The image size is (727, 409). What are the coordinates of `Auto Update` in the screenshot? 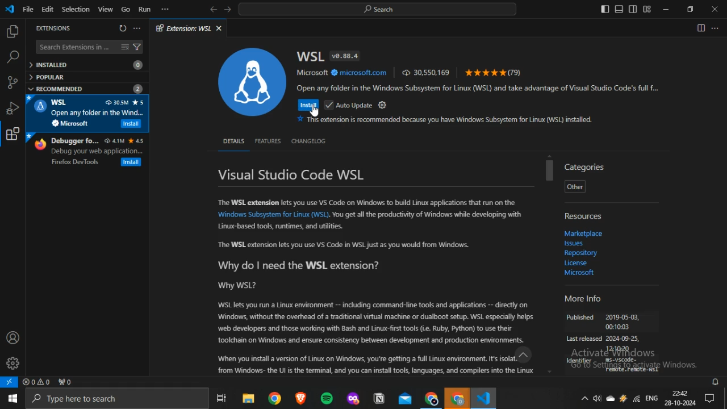 It's located at (349, 105).